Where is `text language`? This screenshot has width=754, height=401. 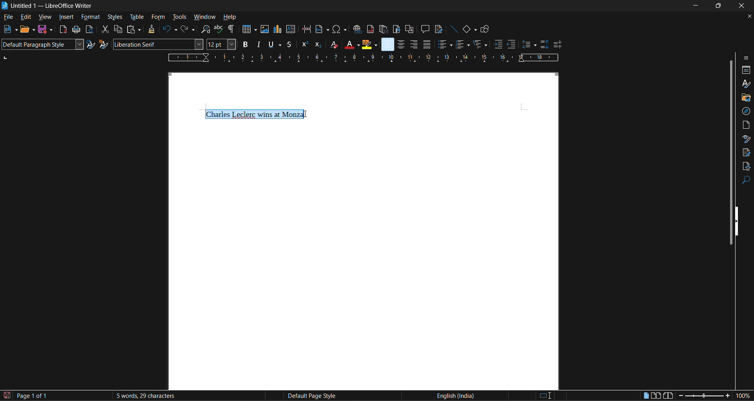 text language is located at coordinates (454, 395).